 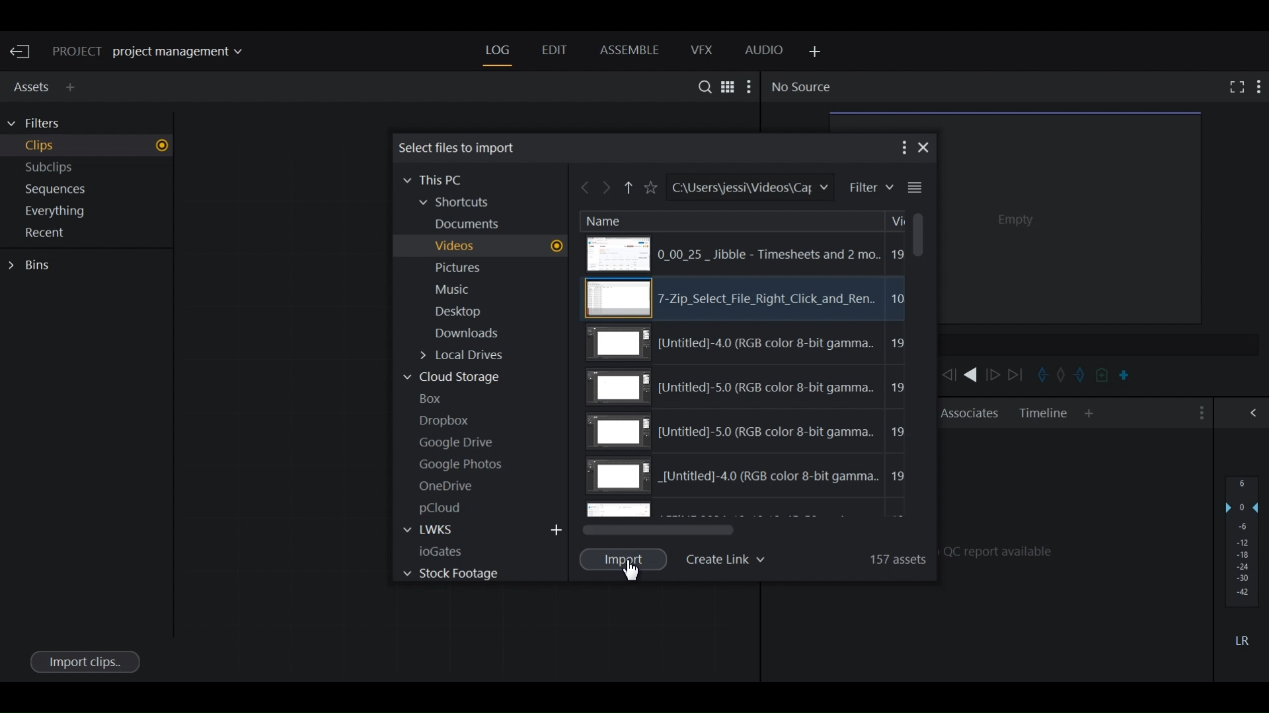 What do you see at coordinates (608, 189) in the screenshot?
I see `Click to go forward` at bounding box center [608, 189].